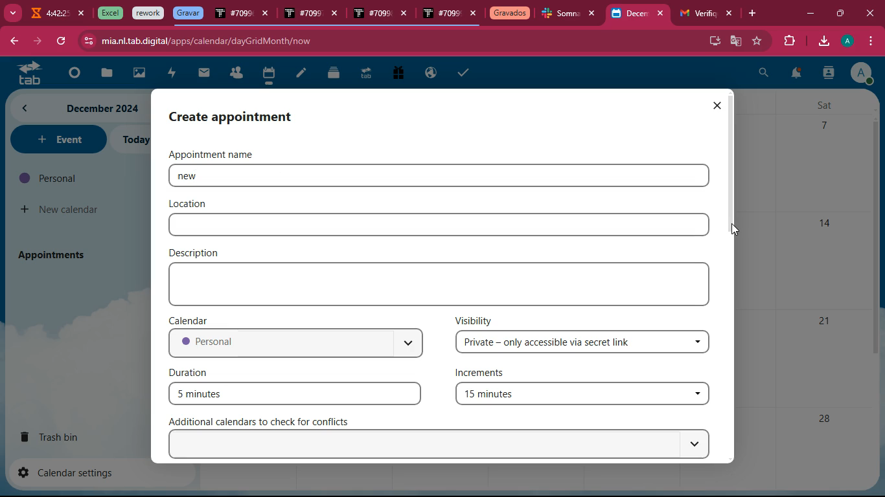 The width and height of the screenshot is (885, 497). What do you see at coordinates (737, 230) in the screenshot?
I see `cursor` at bounding box center [737, 230].